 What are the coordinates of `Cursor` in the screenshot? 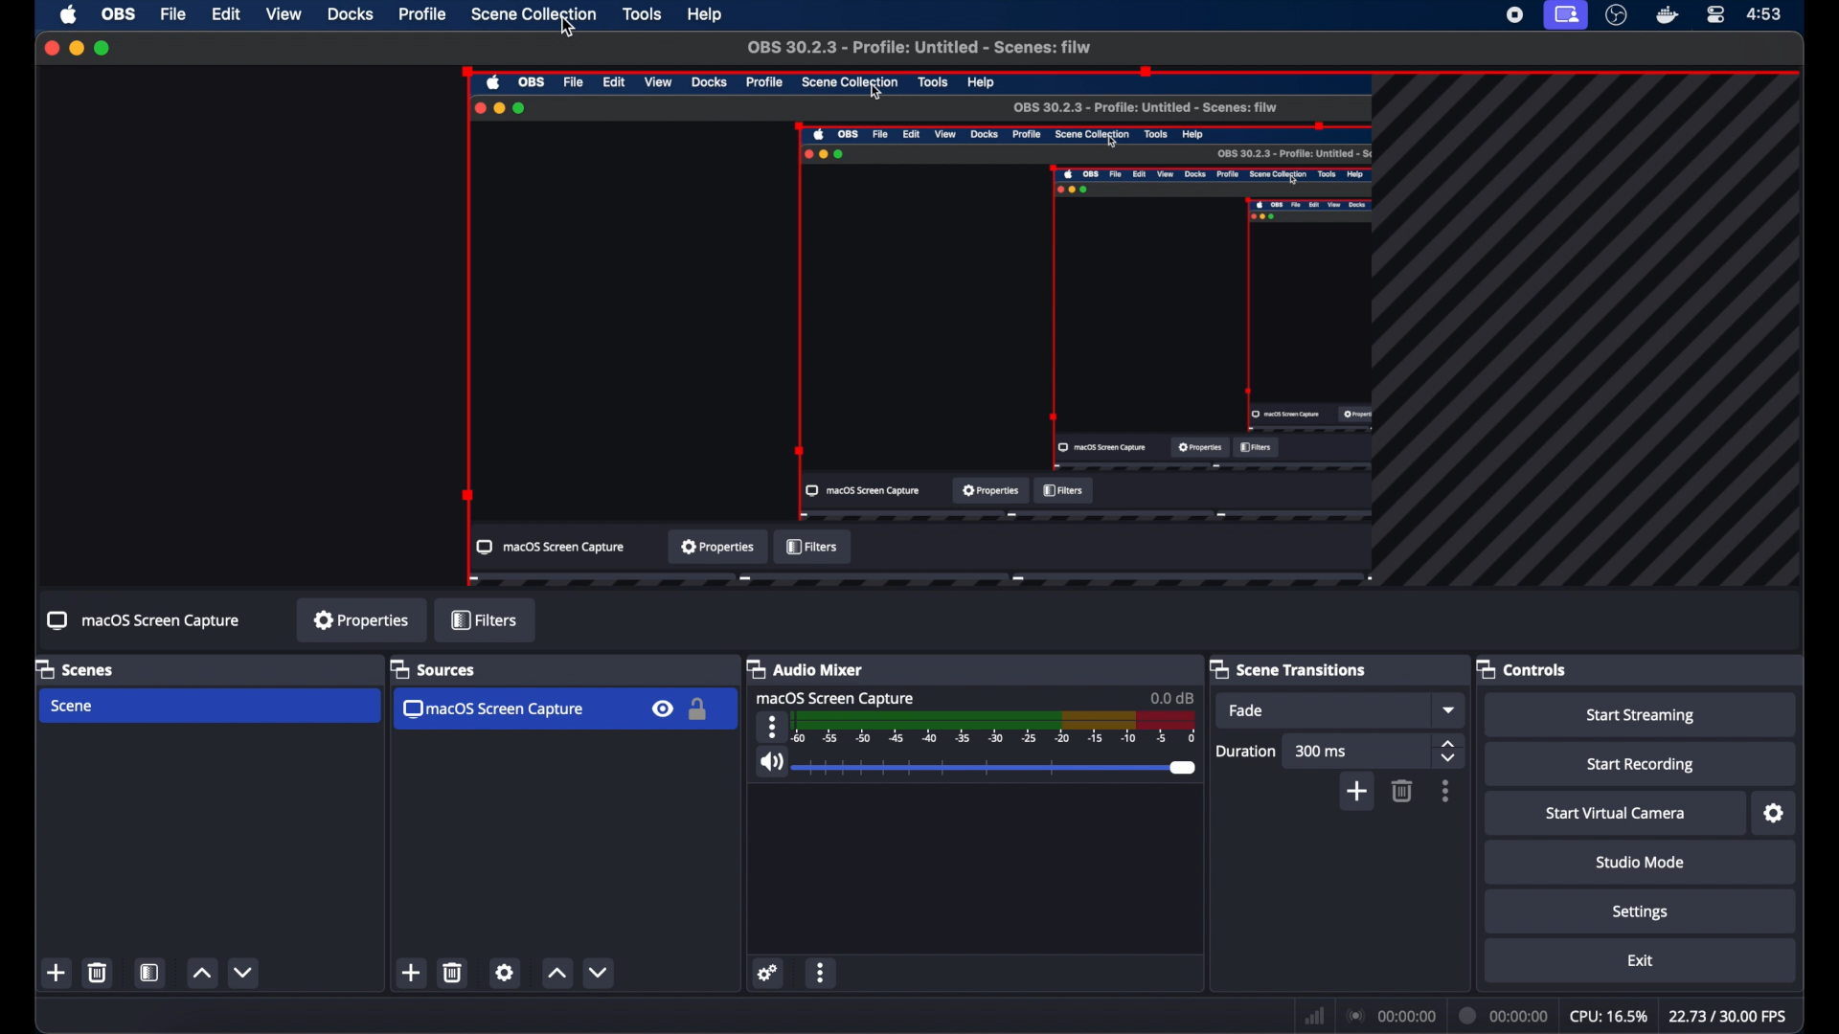 It's located at (565, 29).